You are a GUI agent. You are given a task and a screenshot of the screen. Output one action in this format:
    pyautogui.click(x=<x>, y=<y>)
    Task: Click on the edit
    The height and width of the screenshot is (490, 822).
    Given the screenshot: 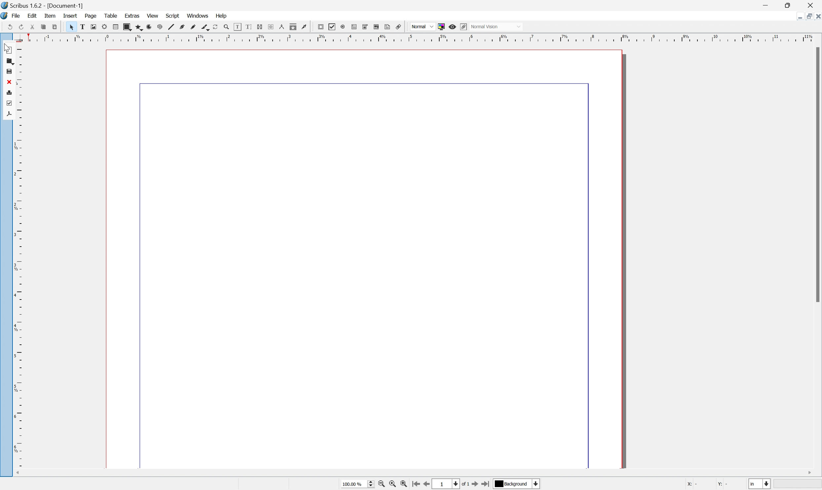 What is the action you would take?
    pyautogui.click(x=32, y=15)
    